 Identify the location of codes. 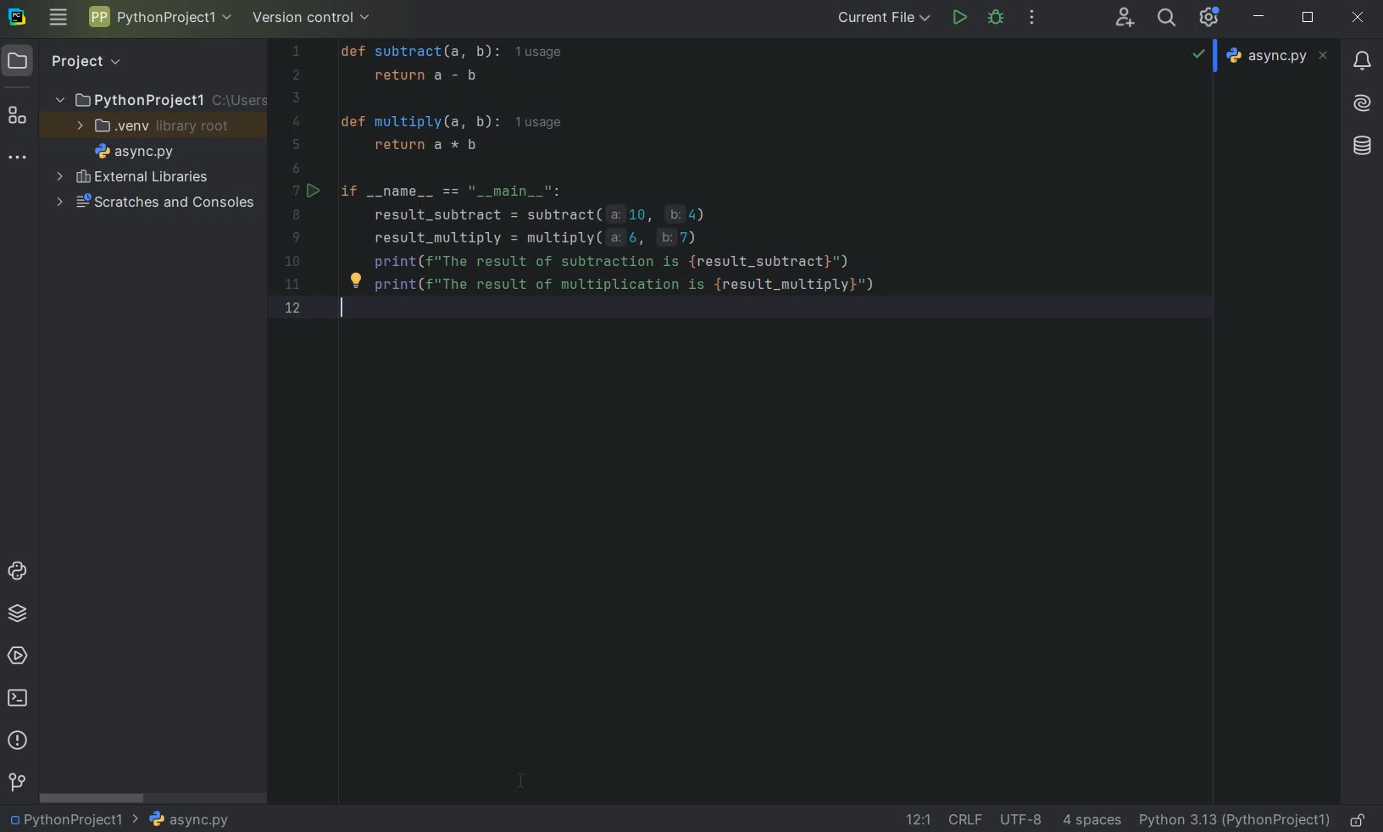
(730, 194).